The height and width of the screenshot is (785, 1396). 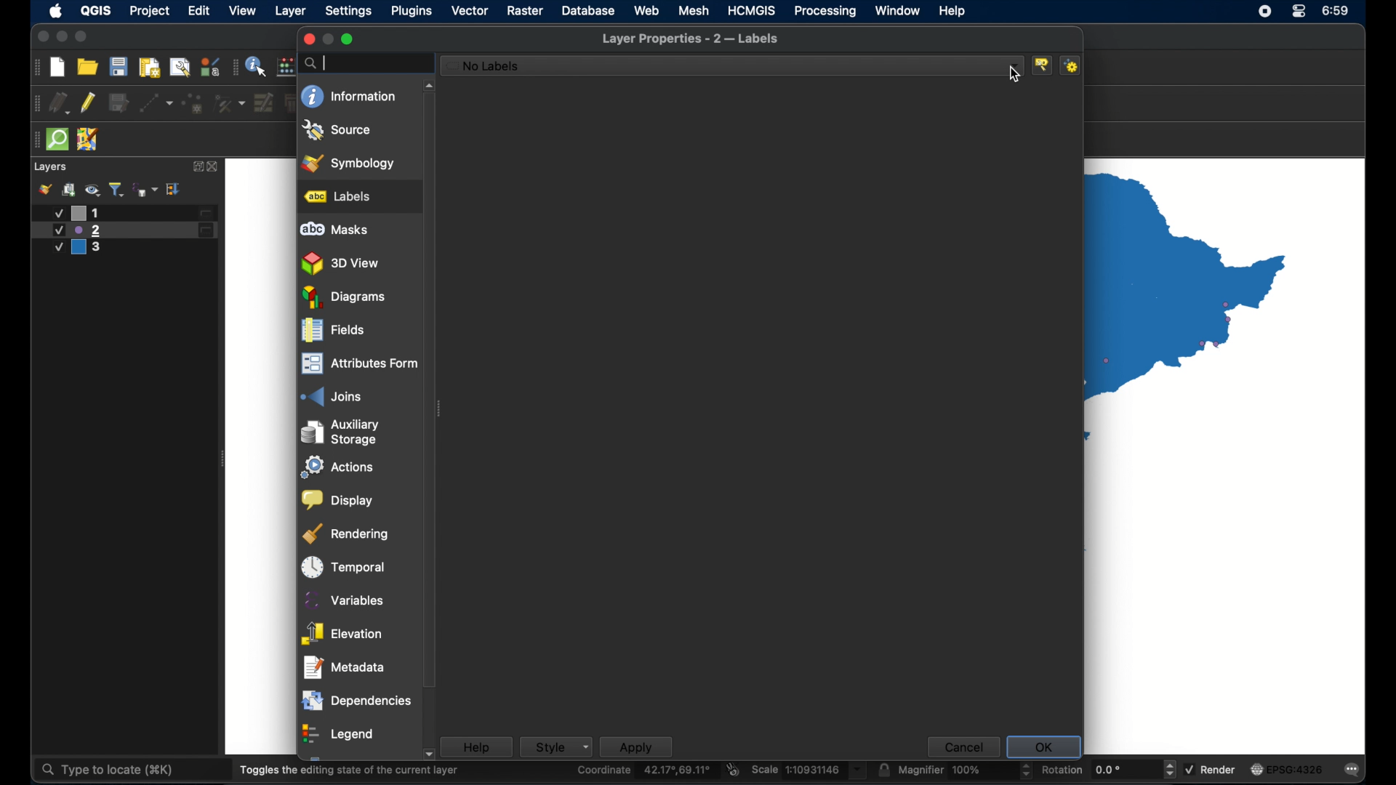 I want to click on control center, so click(x=1300, y=11).